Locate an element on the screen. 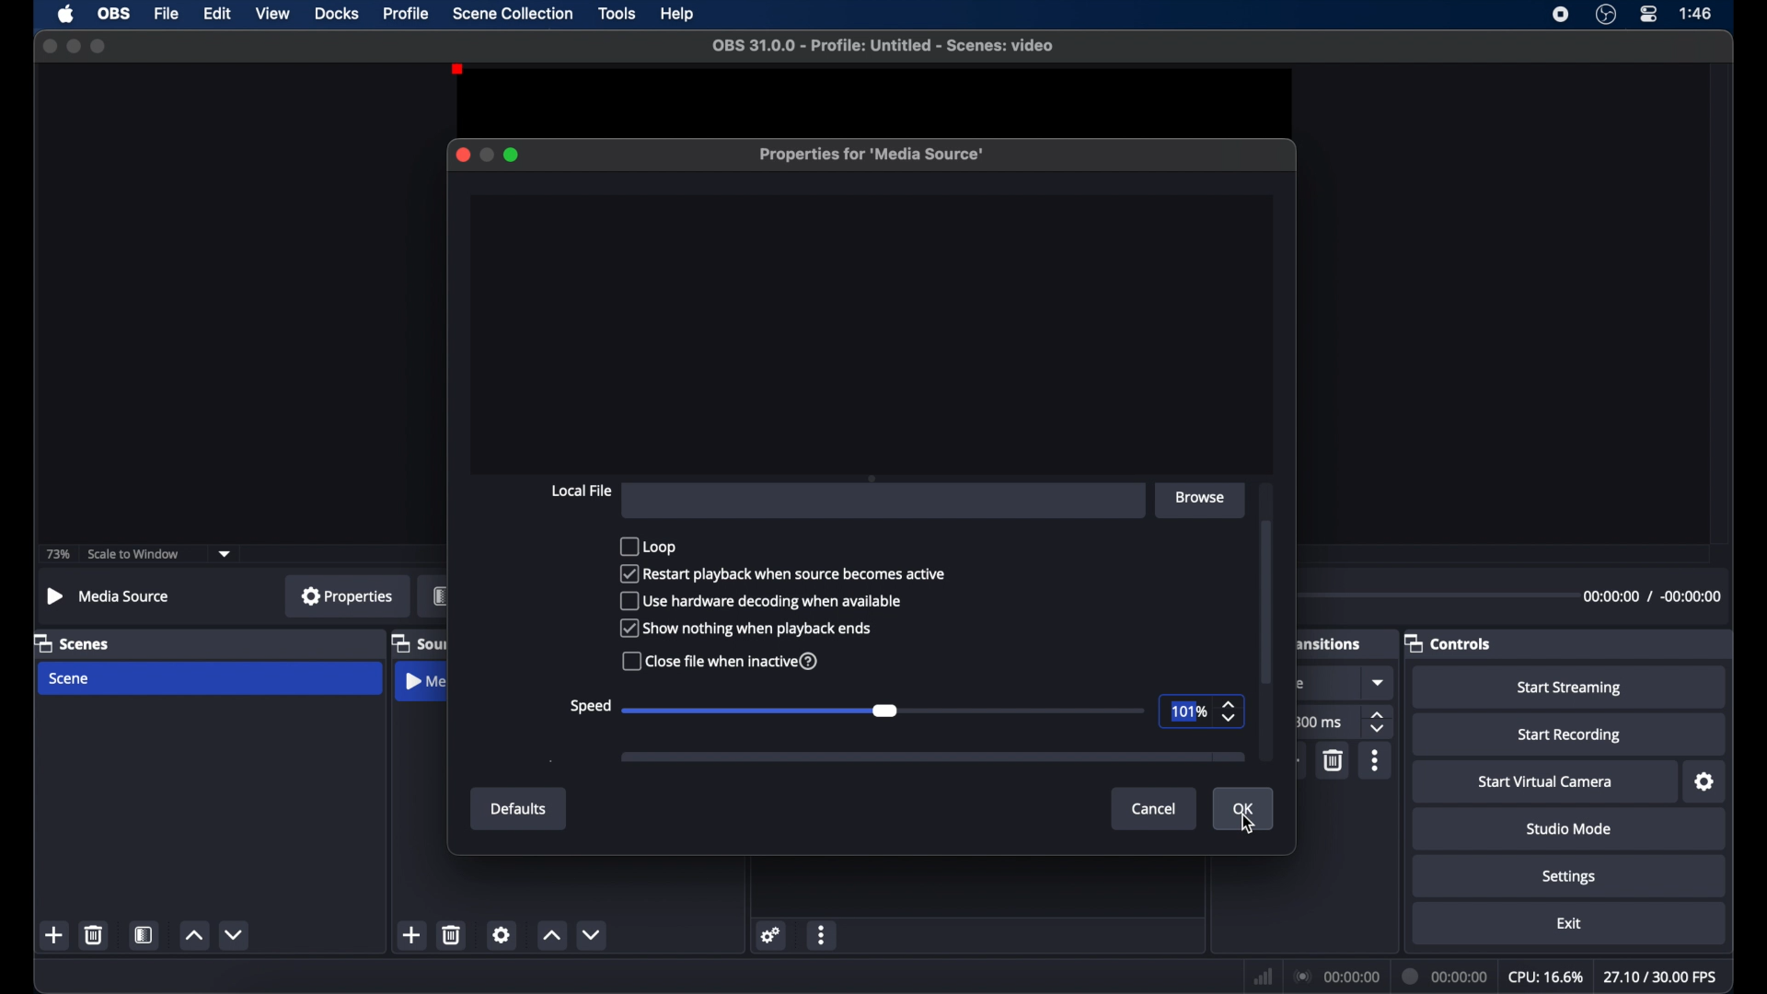 This screenshot has width=1767, height=994. duration is located at coordinates (1447, 977).